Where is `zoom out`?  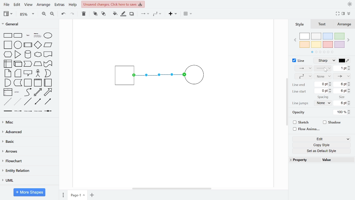 zoom out is located at coordinates (52, 14).